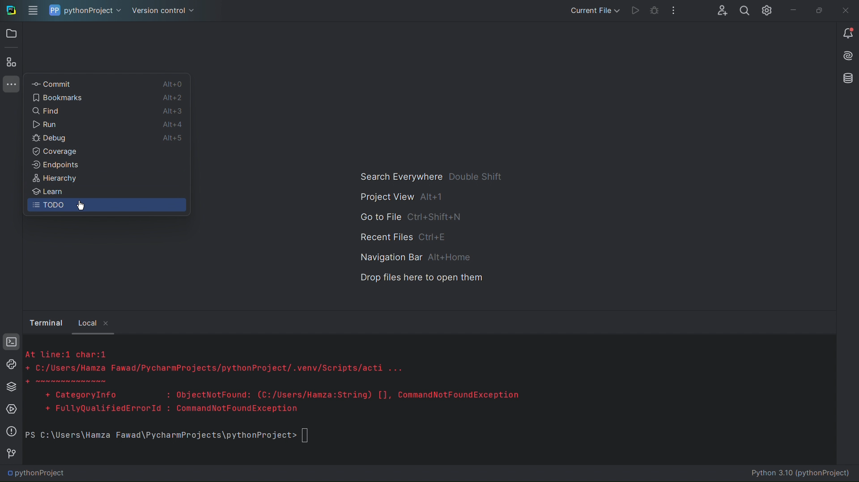 Image resolution: width=859 pixels, height=482 pixels. What do you see at coordinates (79, 206) in the screenshot?
I see `Cursor at TODO` at bounding box center [79, 206].